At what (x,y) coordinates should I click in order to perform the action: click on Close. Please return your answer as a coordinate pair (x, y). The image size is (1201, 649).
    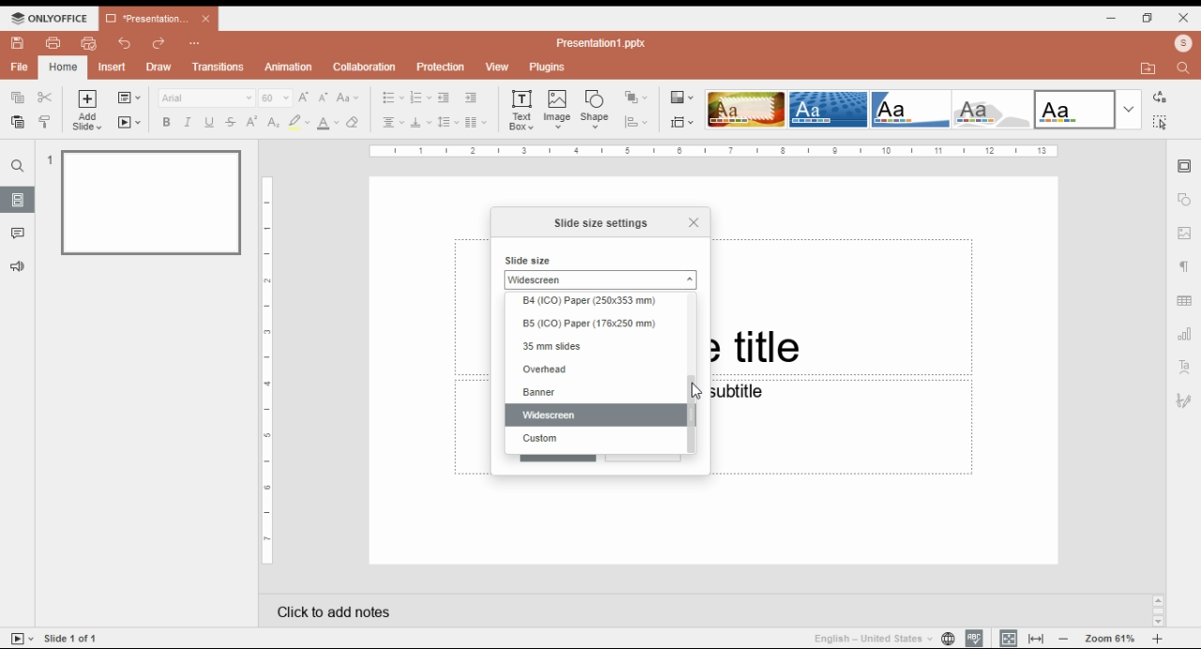
    Looking at the image, I should click on (692, 220).